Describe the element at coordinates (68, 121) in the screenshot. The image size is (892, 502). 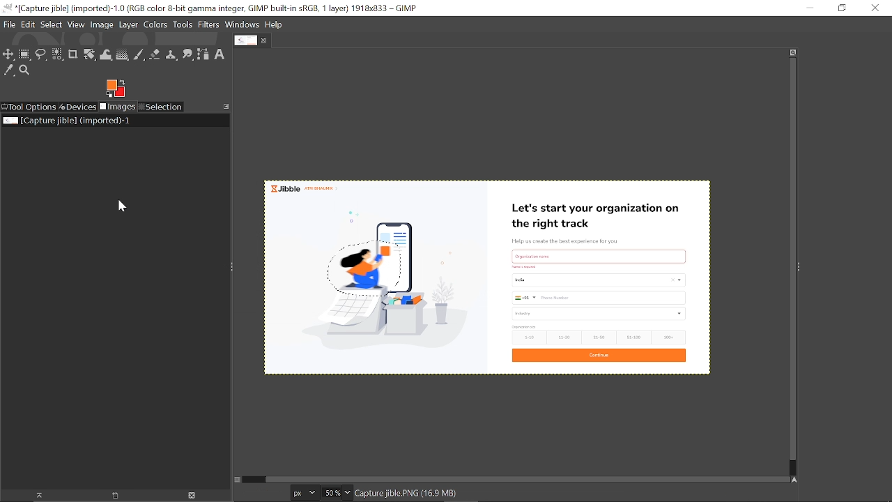
I see `Current image` at that location.